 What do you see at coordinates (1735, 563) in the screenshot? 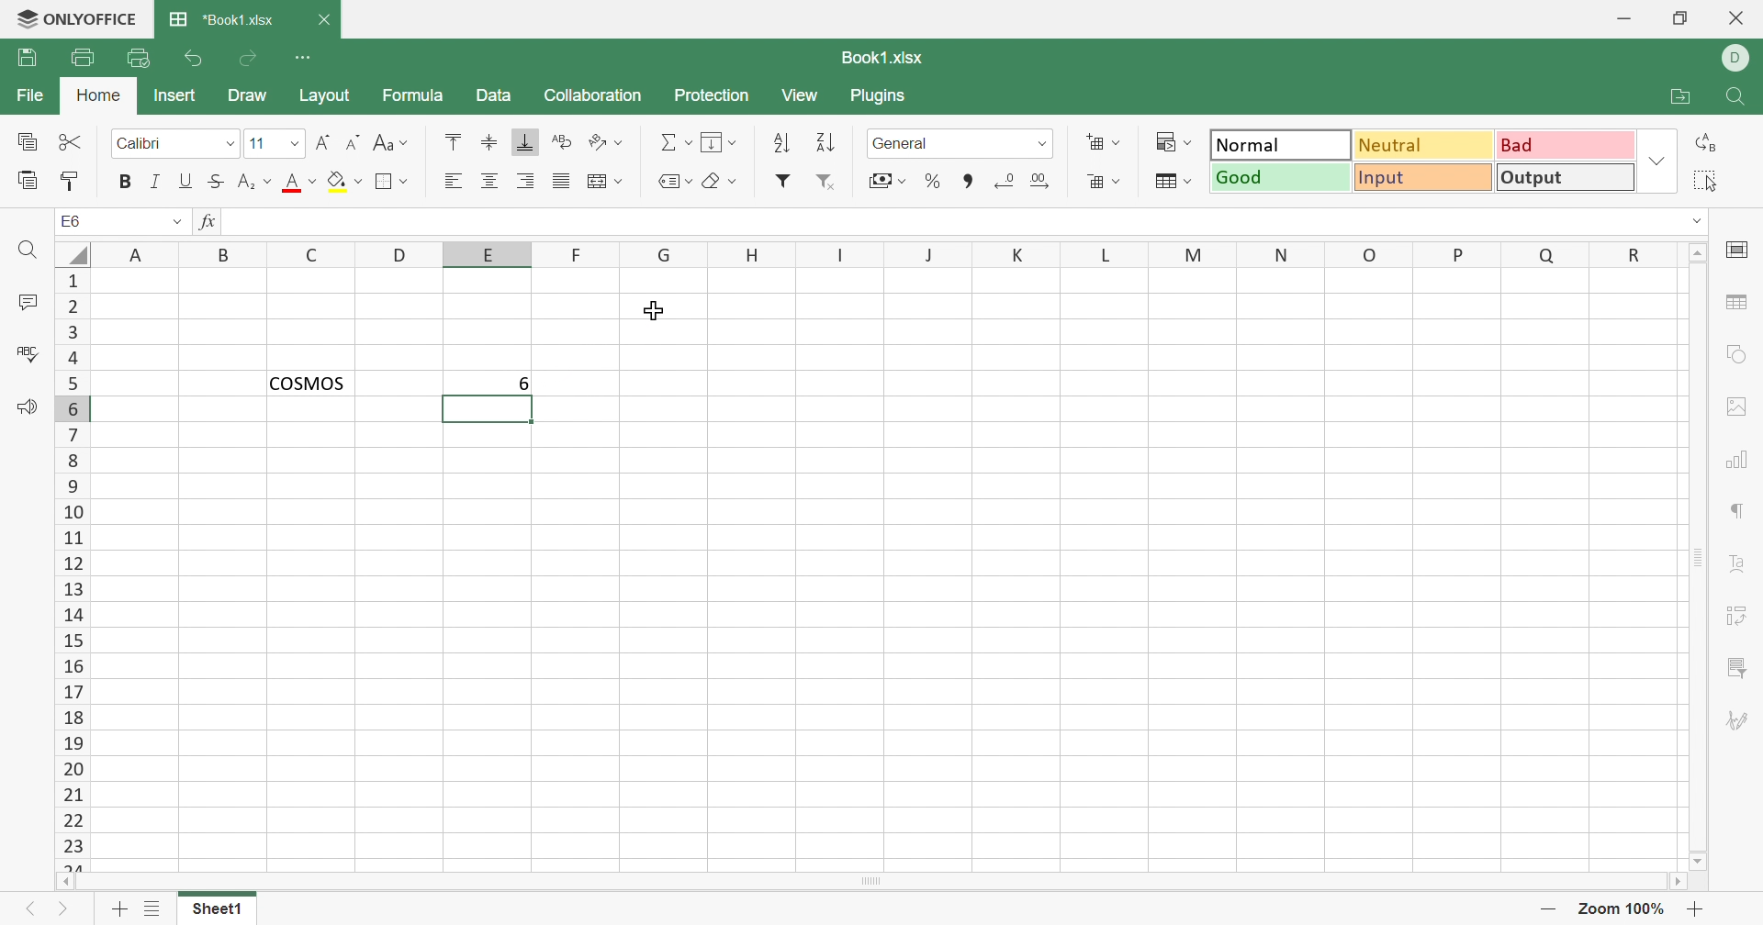
I see `Text art settings` at bounding box center [1735, 563].